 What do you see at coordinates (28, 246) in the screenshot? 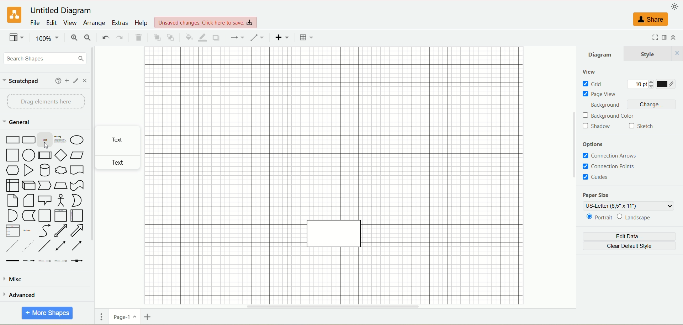
I see `dotted line` at bounding box center [28, 246].